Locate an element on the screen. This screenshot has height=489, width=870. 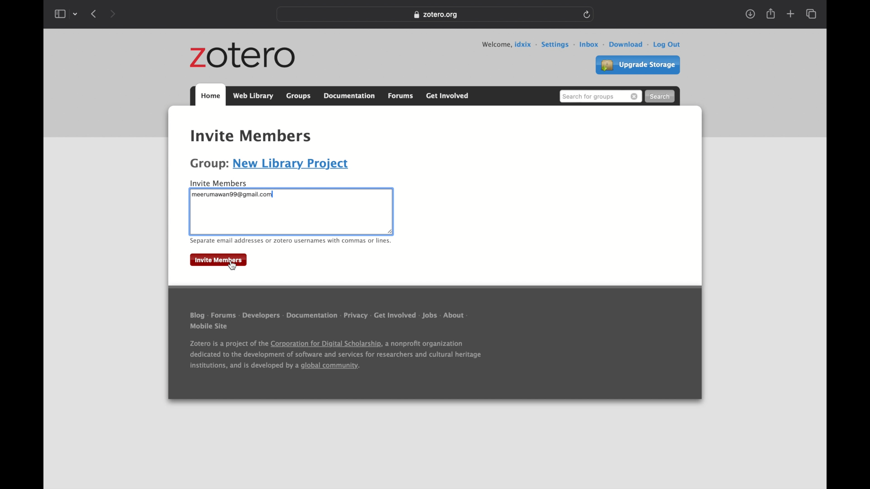
developers is located at coordinates (262, 314).